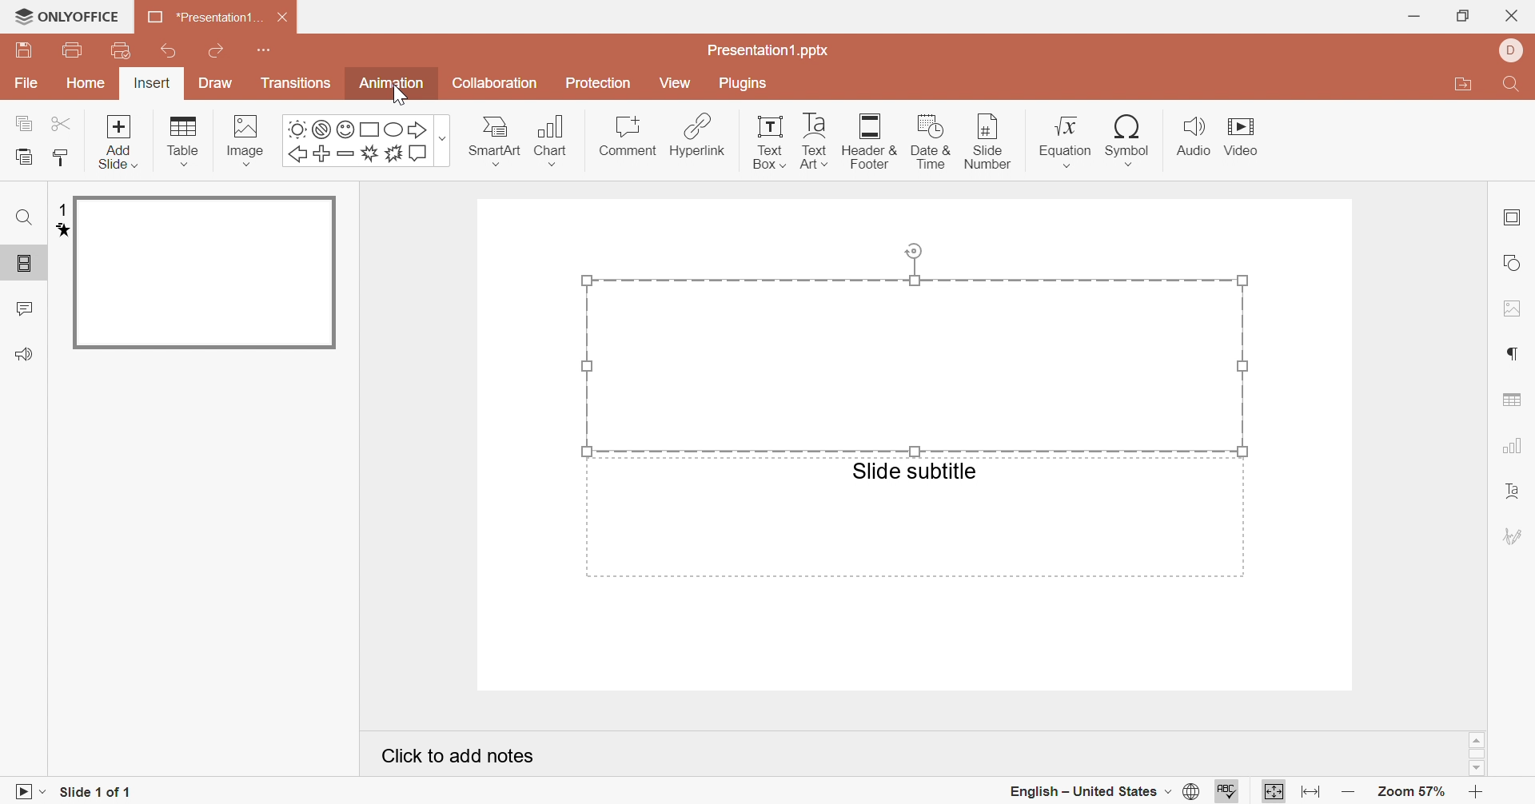 The height and width of the screenshot is (804, 1535). I want to click on header & footer, so click(871, 141).